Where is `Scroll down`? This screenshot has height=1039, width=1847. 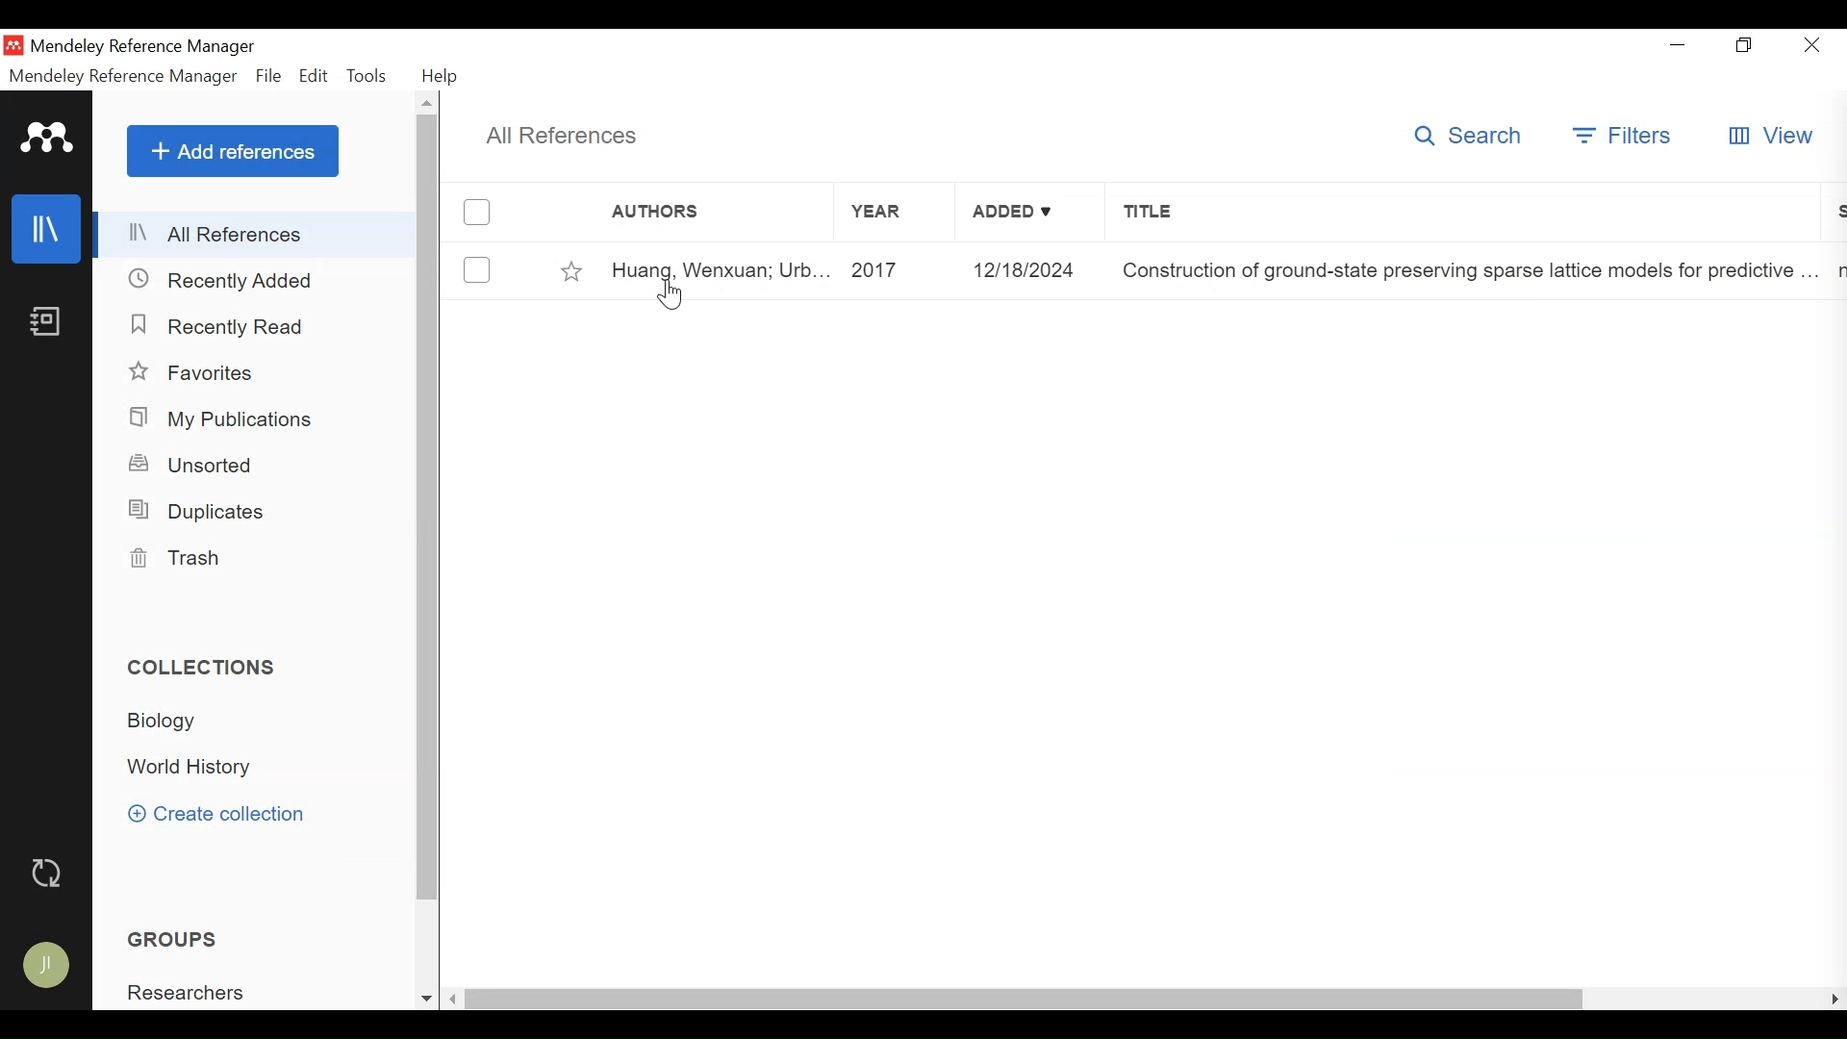 Scroll down is located at coordinates (420, 999).